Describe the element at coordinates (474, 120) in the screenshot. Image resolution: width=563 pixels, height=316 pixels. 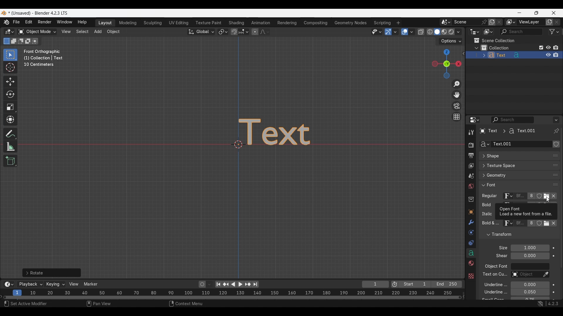
I see `Editor type` at that location.